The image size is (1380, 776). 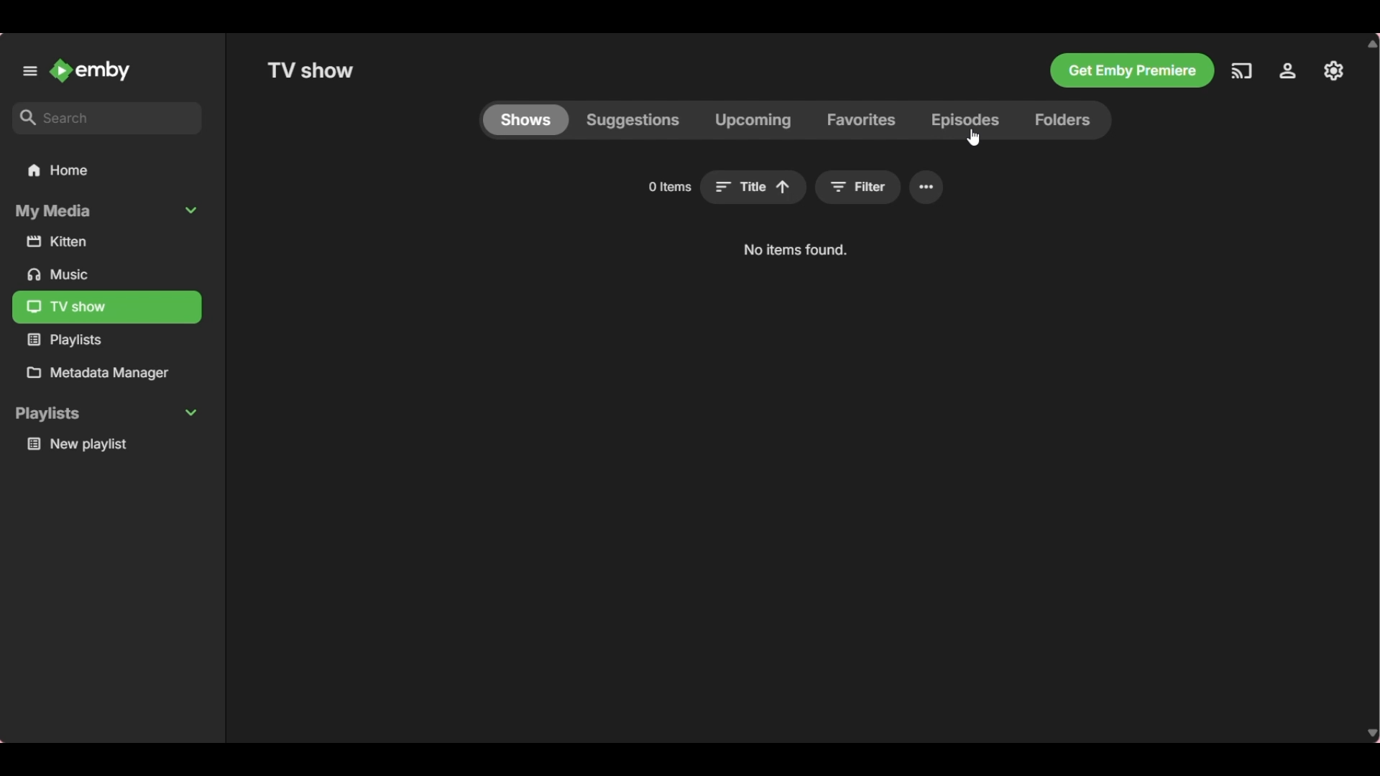 What do you see at coordinates (109, 244) in the screenshot?
I see `Media files under My Media` at bounding box center [109, 244].